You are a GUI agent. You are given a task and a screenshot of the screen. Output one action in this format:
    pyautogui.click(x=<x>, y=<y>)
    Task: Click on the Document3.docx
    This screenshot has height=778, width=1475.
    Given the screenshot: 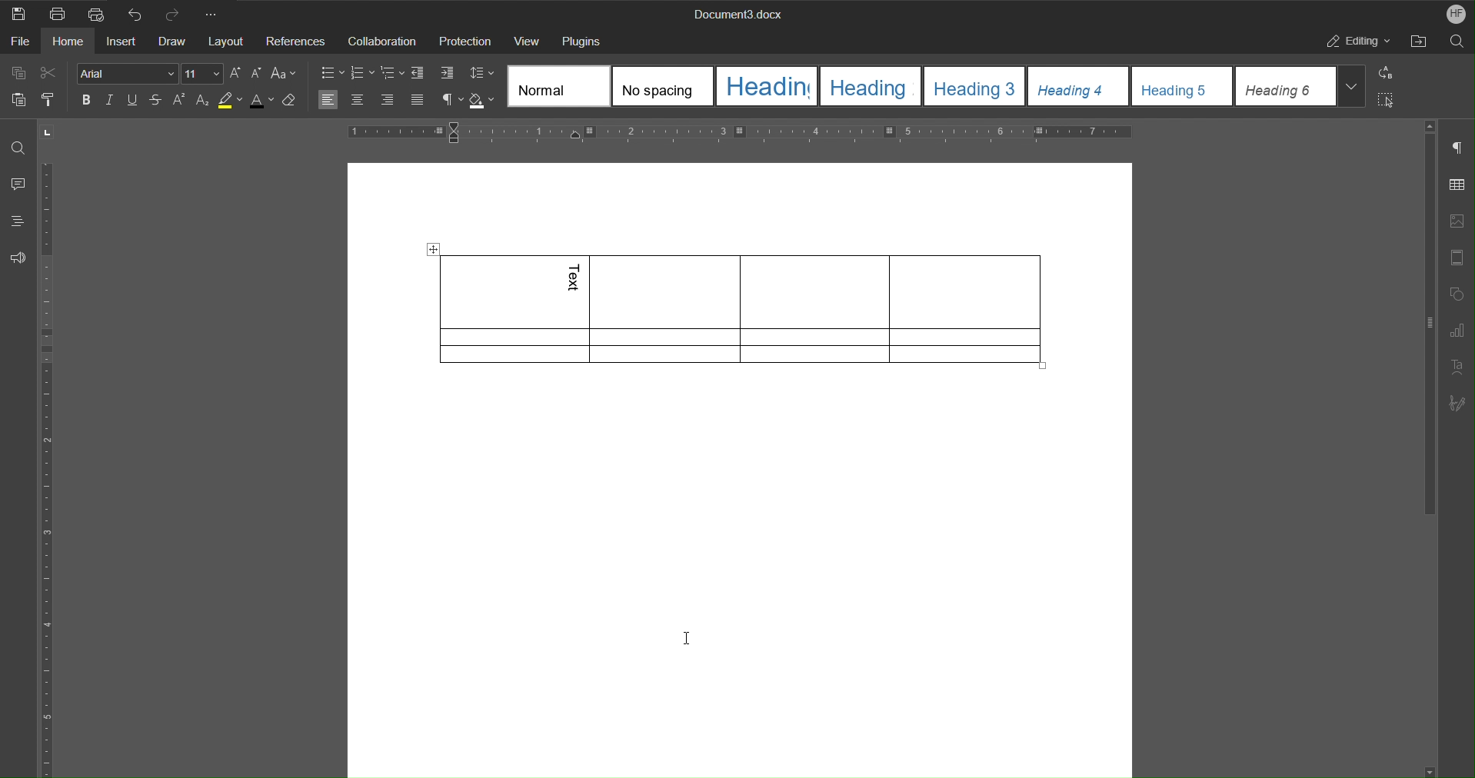 What is the action you would take?
    pyautogui.click(x=739, y=12)
    